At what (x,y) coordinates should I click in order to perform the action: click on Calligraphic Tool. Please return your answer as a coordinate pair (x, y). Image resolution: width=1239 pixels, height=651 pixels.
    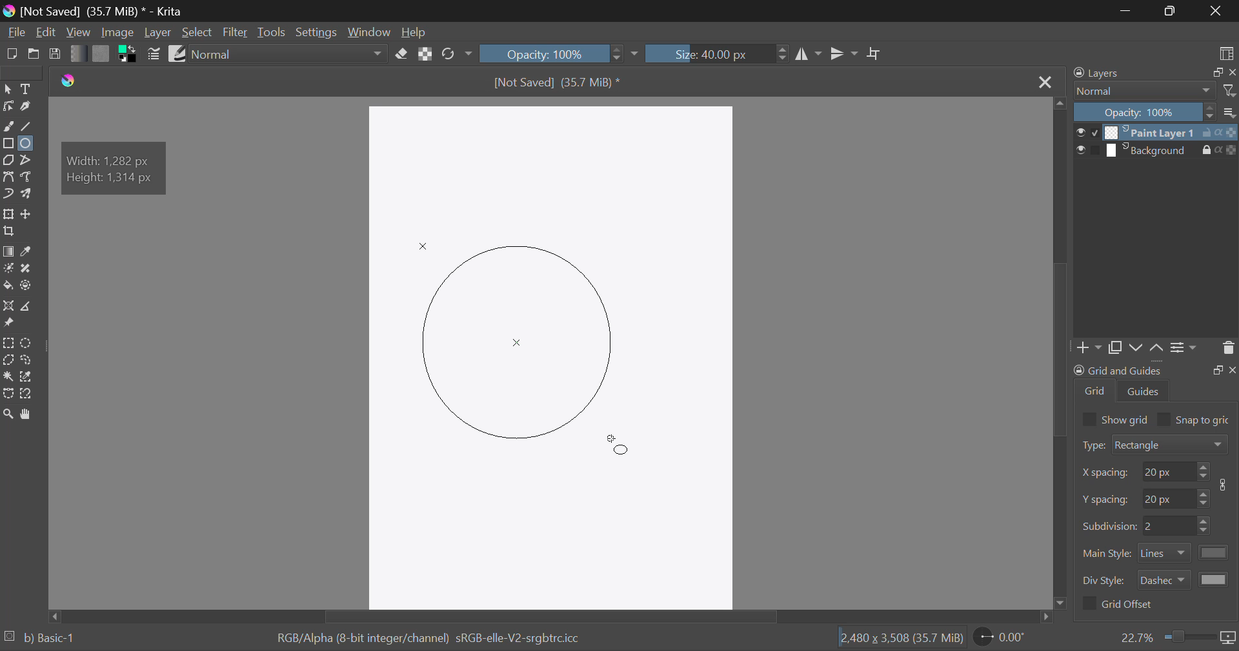
    Looking at the image, I should click on (26, 106).